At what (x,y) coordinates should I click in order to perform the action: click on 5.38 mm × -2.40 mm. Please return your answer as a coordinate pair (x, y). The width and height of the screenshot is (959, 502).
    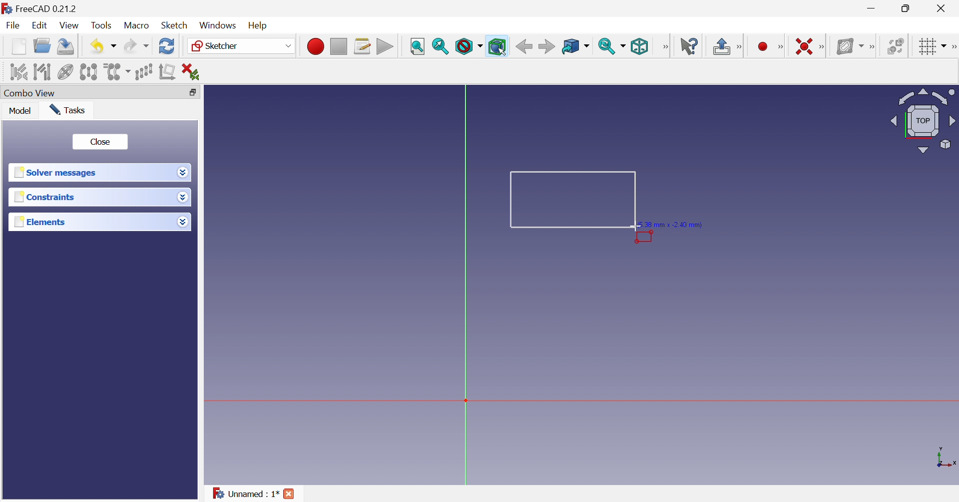
    Looking at the image, I should click on (670, 226).